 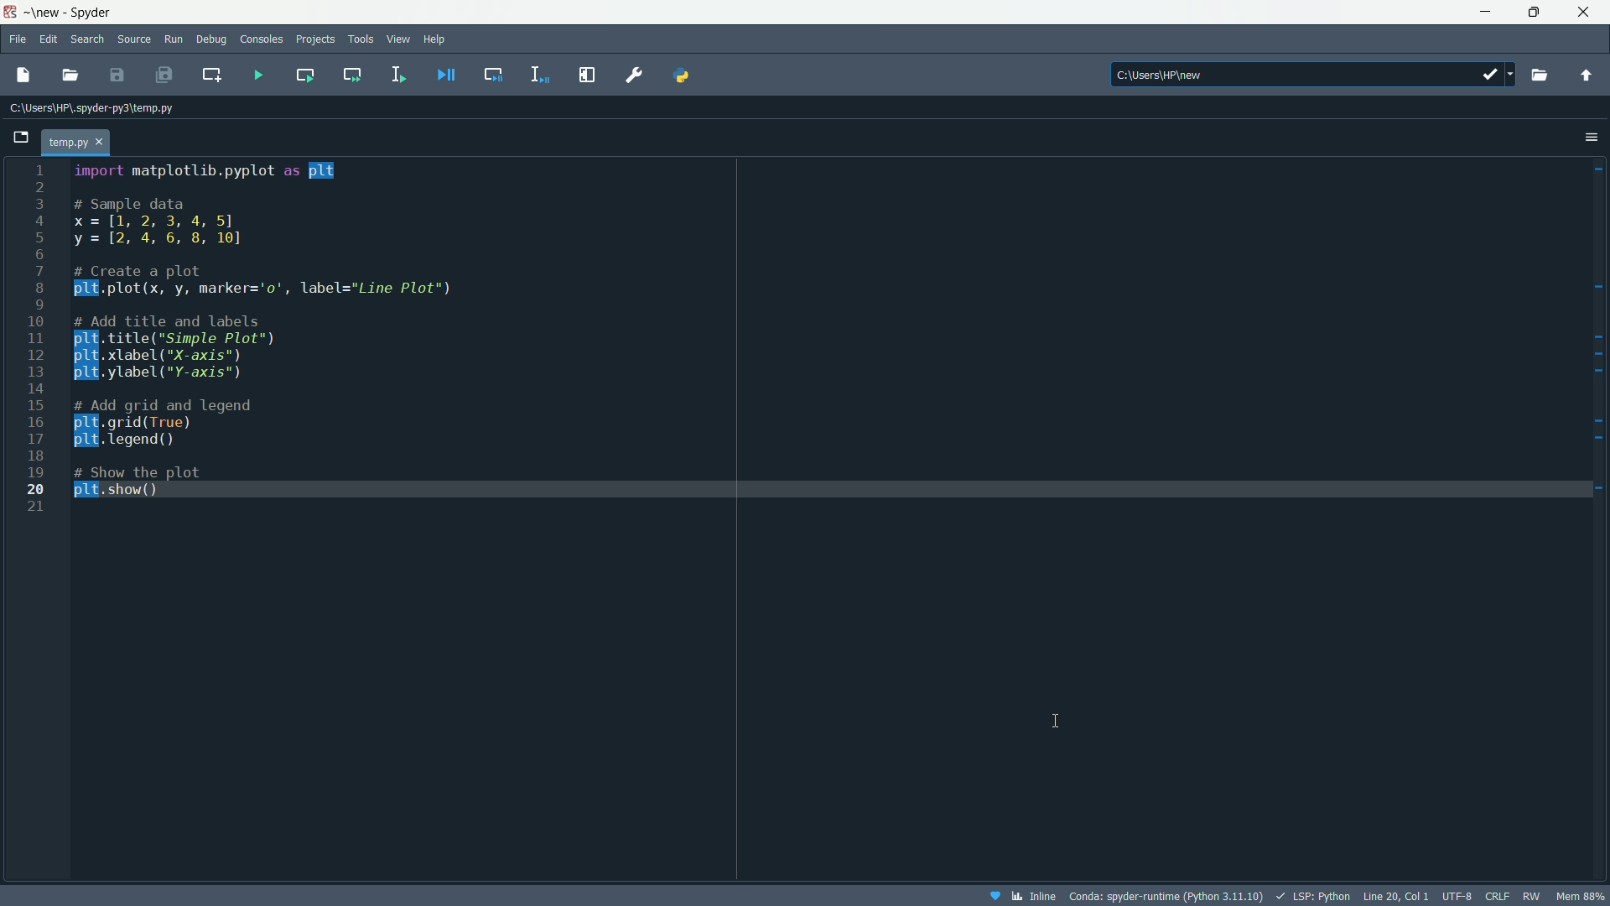 What do you see at coordinates (1495, 897) in the screenshot?
I see `file eol status` at bounding box center [1495, 897].